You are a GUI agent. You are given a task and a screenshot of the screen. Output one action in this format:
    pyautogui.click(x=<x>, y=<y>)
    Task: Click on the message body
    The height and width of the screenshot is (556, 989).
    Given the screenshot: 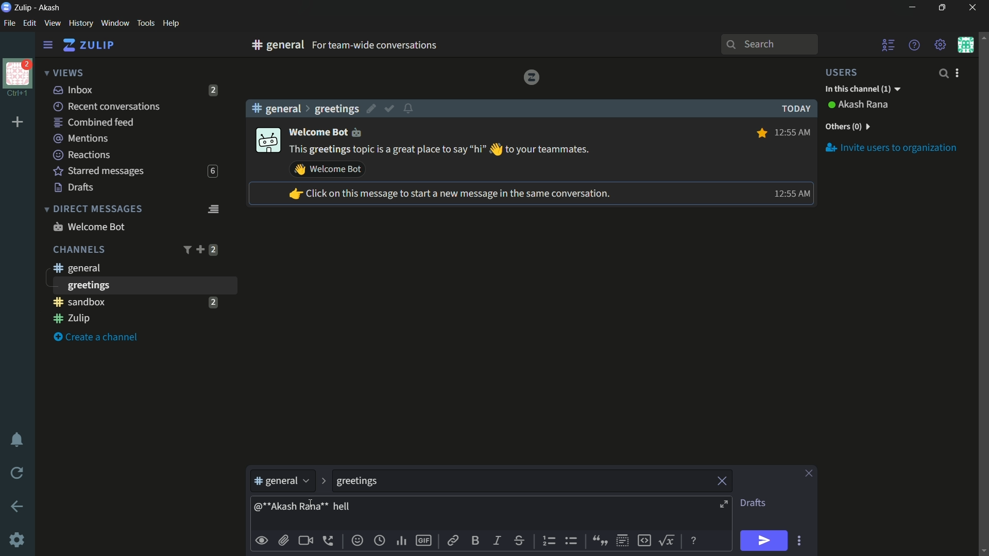 What is the action you would take?
    pyautogui.click(x=536, y=514)
    